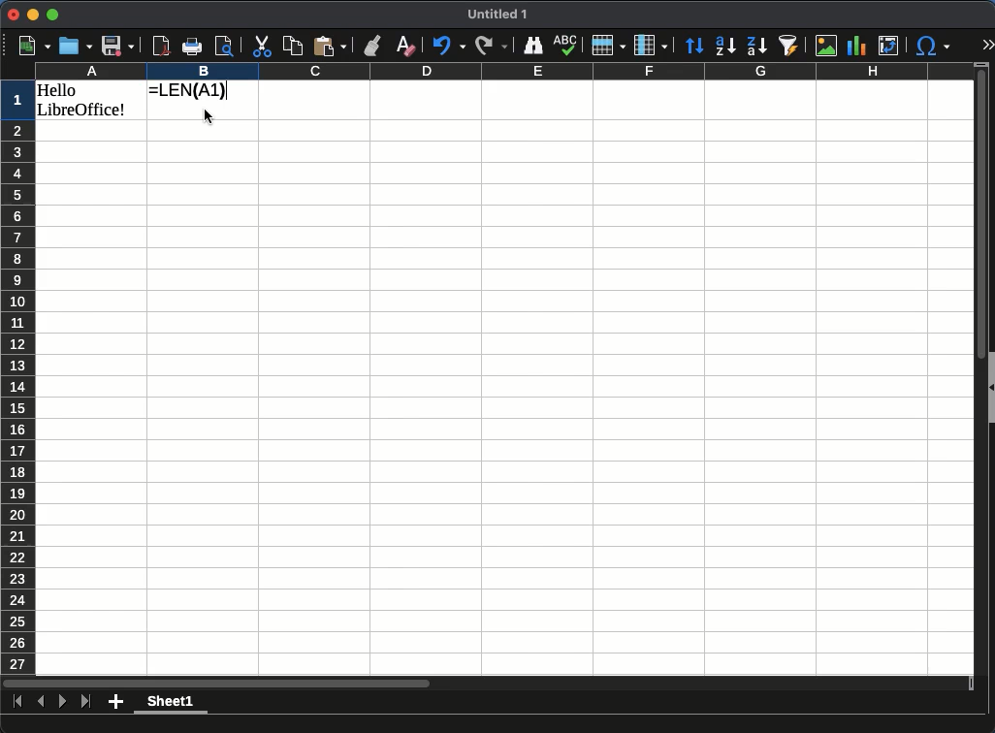 The width and height of the screenshot is (995, 733). What do you see at coordinates (825, 46) in the screenshot?
I see `image` at bounding box center [825, 46].